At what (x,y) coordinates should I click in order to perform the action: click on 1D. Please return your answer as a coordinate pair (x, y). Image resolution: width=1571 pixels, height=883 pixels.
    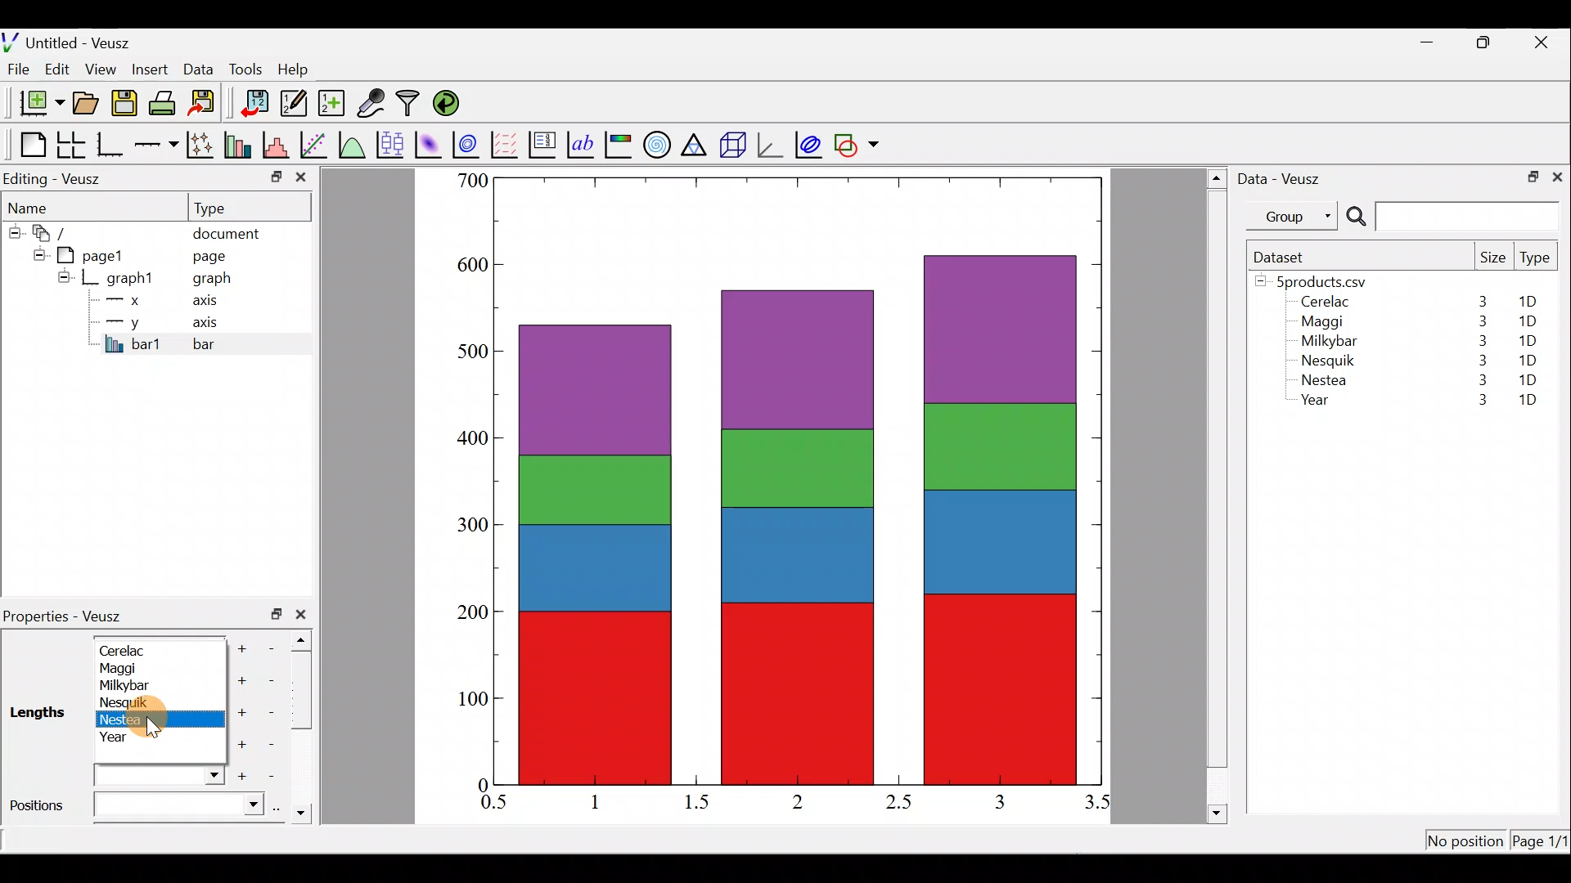
    Looking at the image, I should click on (1533, 302).